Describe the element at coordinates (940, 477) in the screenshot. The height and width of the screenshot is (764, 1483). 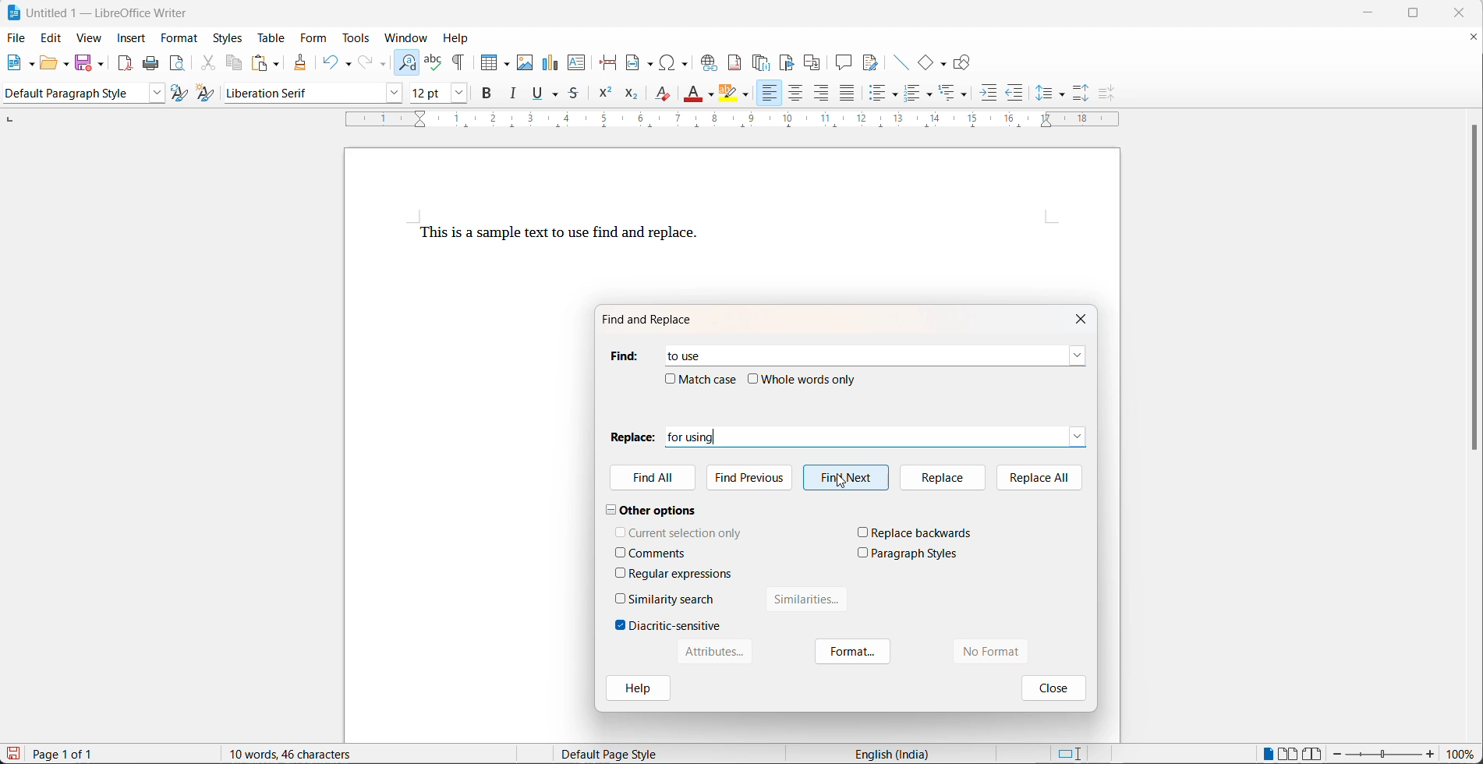
I see `replace` at that location.